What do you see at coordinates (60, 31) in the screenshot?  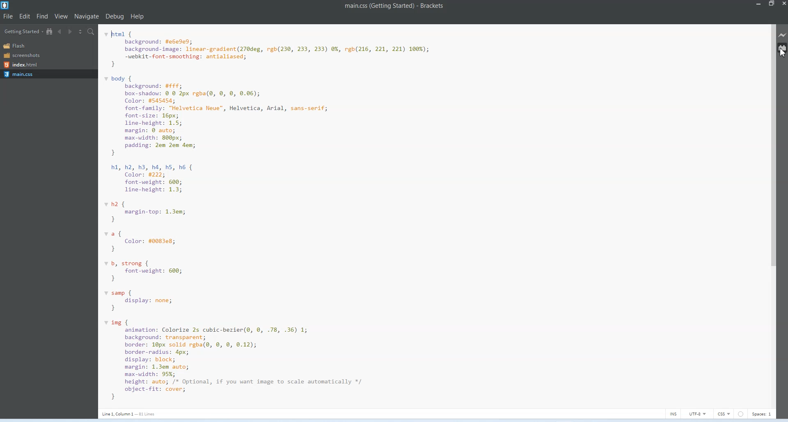 I see `Navigate Backwards ` at bounding box center [60, 31].